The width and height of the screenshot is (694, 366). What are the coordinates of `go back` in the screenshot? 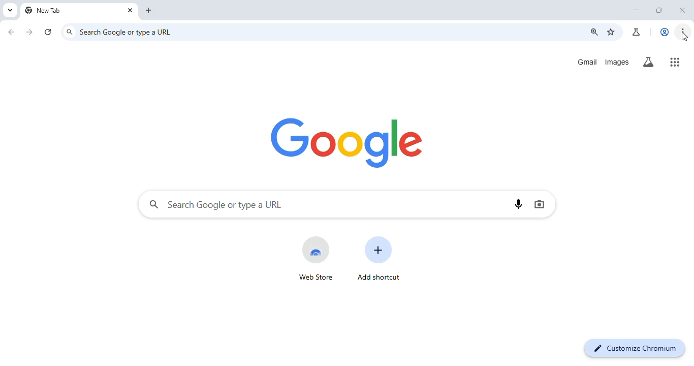 It's located at (11, 31).